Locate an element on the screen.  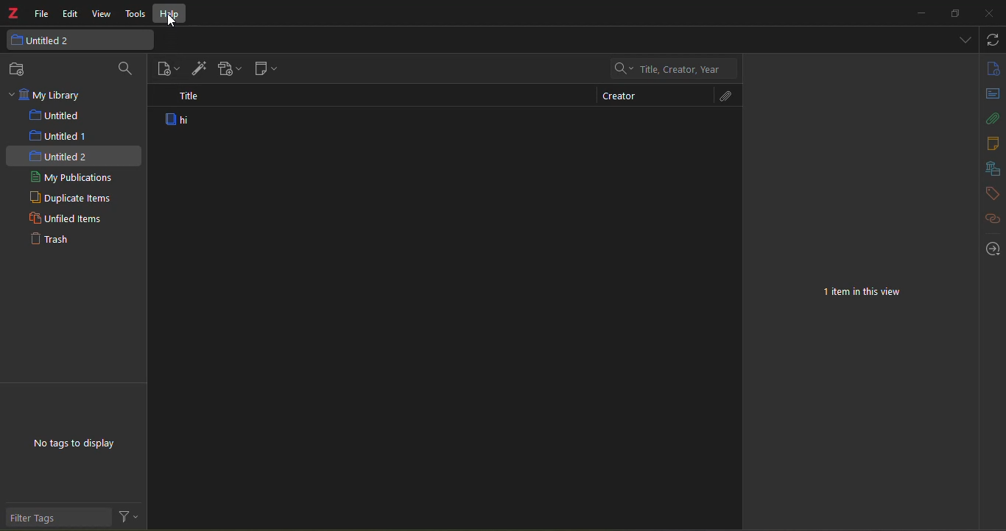
filter is located at coordinates (128, 516).